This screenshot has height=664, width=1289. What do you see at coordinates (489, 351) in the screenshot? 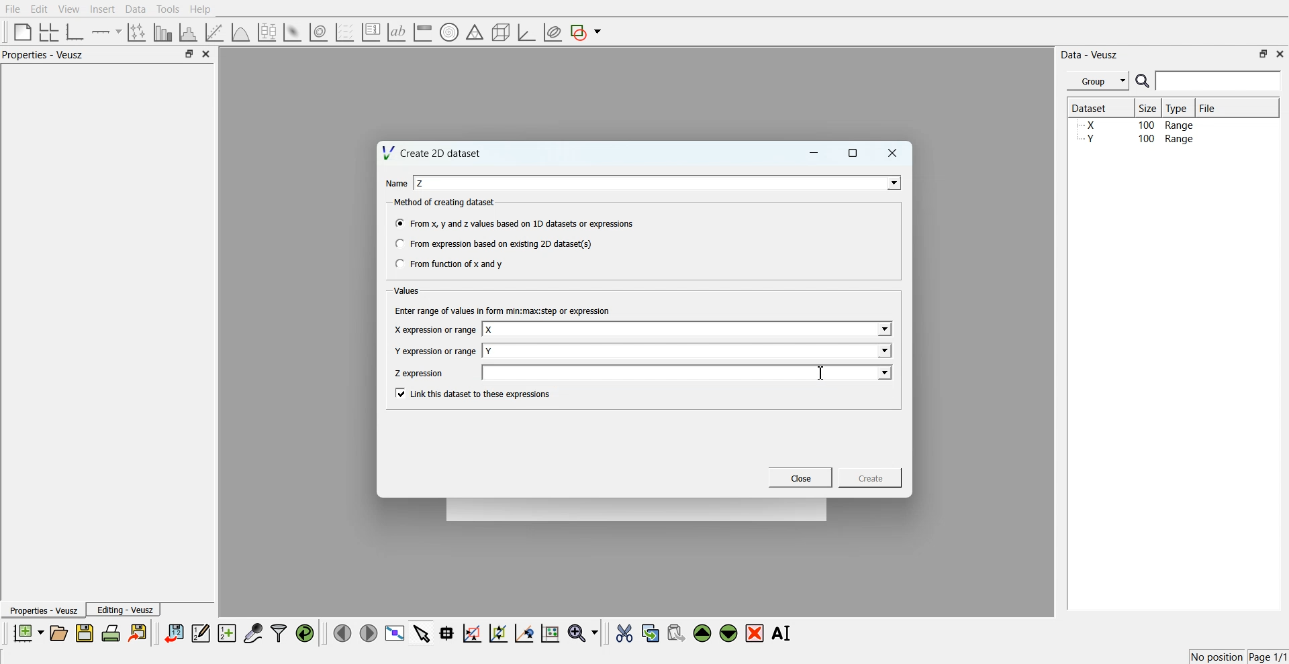
I see `Y` at bounding box center [489, 351].